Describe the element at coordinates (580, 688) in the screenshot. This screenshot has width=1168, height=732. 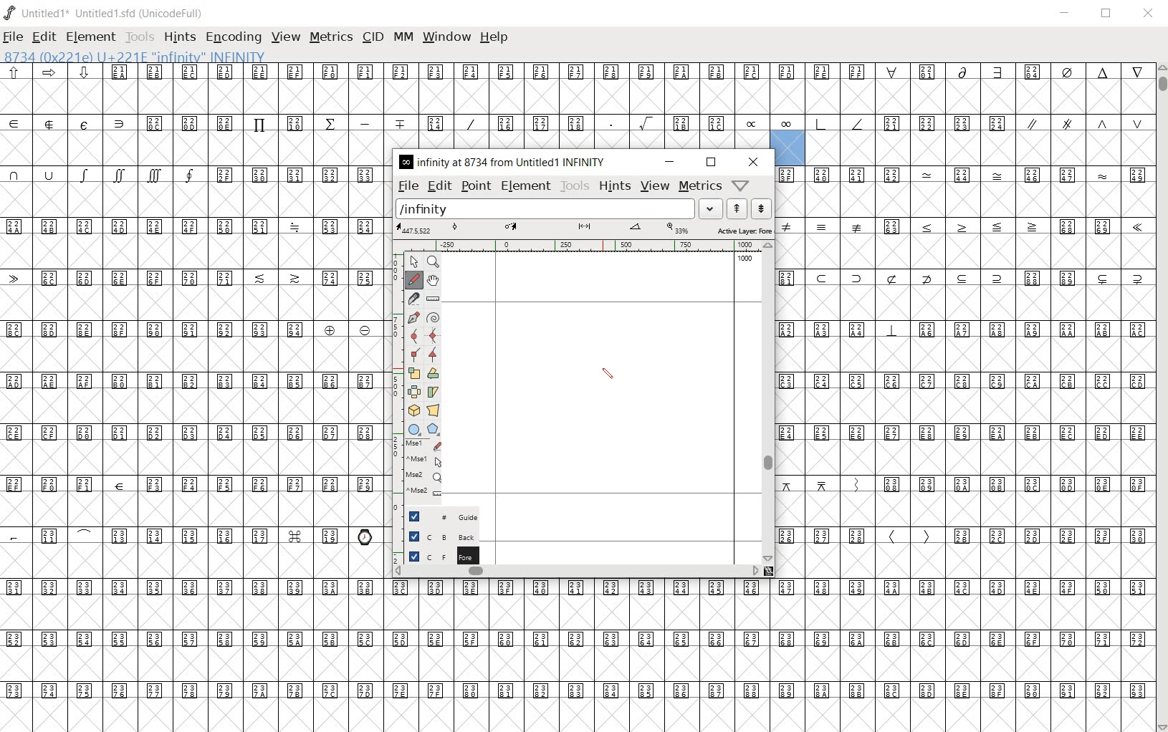
I see `Unicode code points` at that location.